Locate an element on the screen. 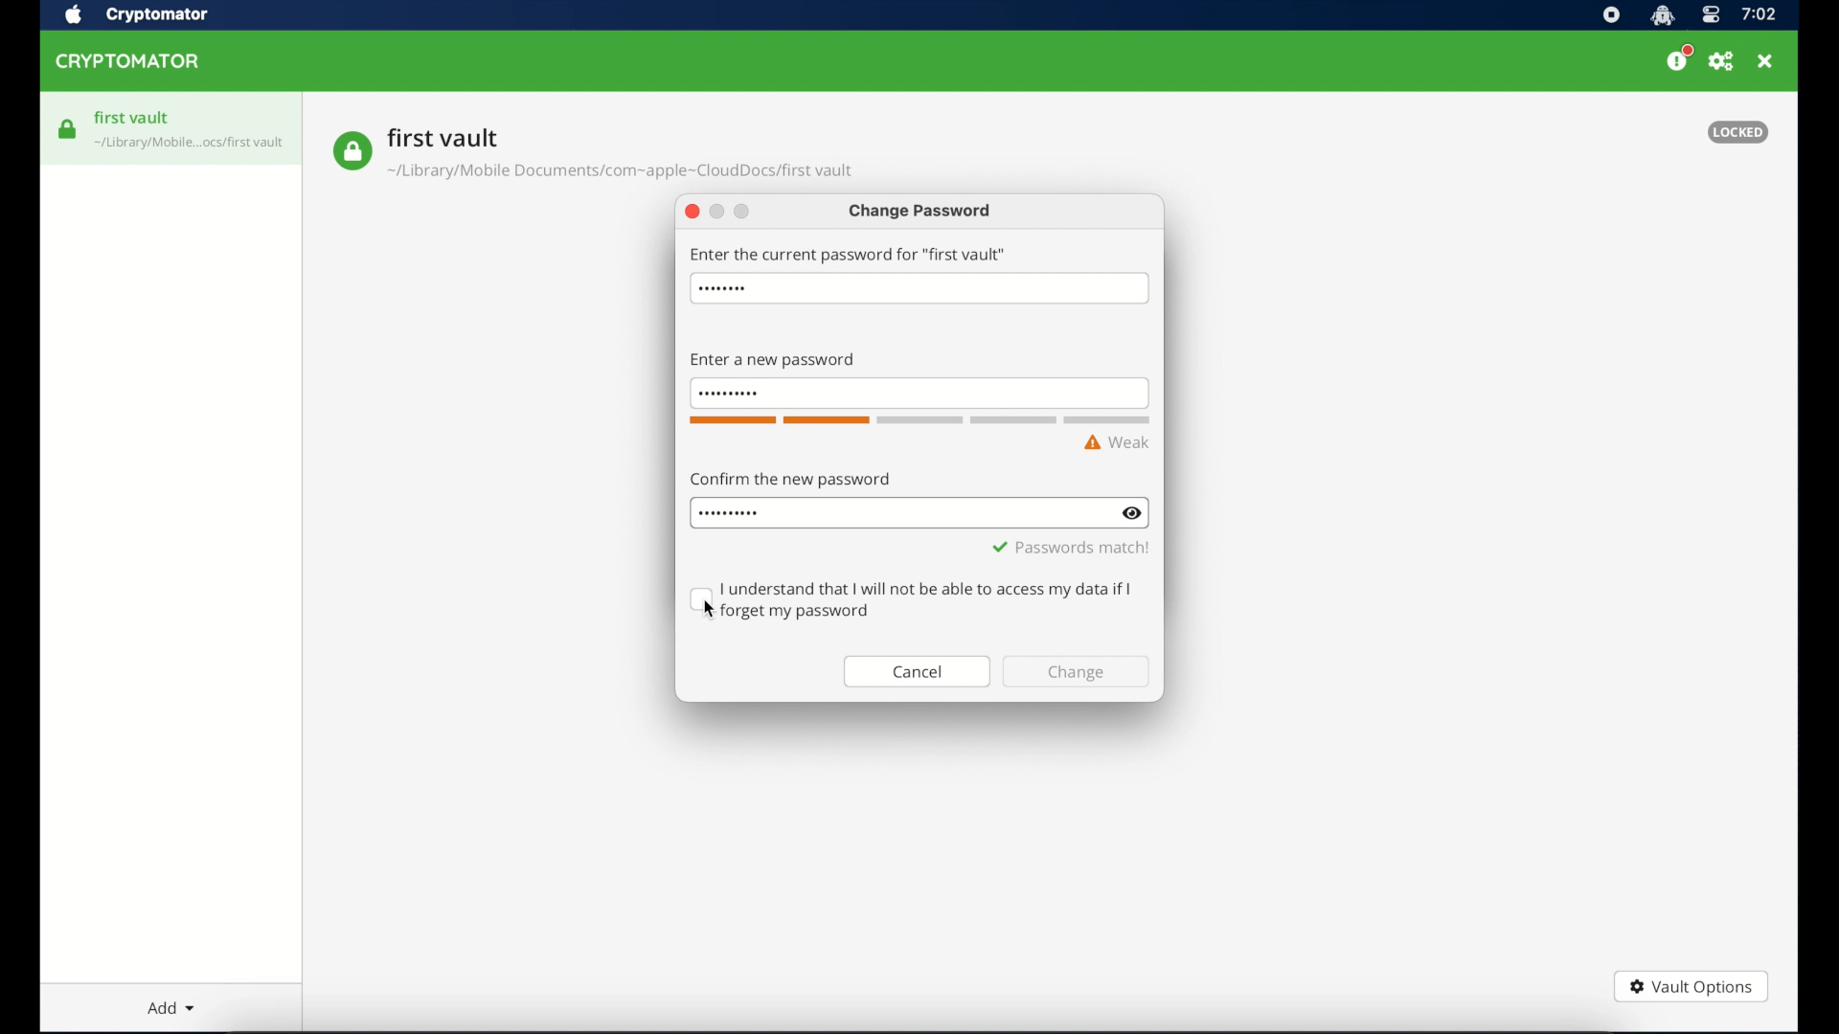 Image resolution: width=1839 pixels, height=1034 pixels. crytptomator is located at coordinates (156, 16).